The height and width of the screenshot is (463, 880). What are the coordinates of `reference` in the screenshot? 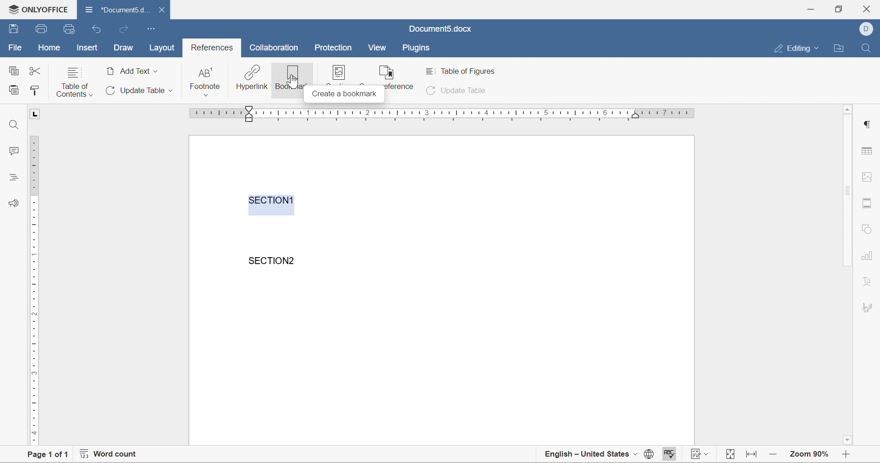 It's located at (396, 77).